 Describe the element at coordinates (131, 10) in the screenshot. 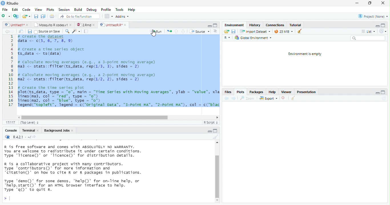

I see `Hep` at that location.